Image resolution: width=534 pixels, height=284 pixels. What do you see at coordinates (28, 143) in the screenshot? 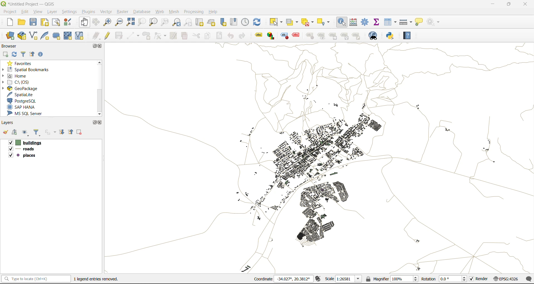
I see `buildings` at bounding box center [28, 143].